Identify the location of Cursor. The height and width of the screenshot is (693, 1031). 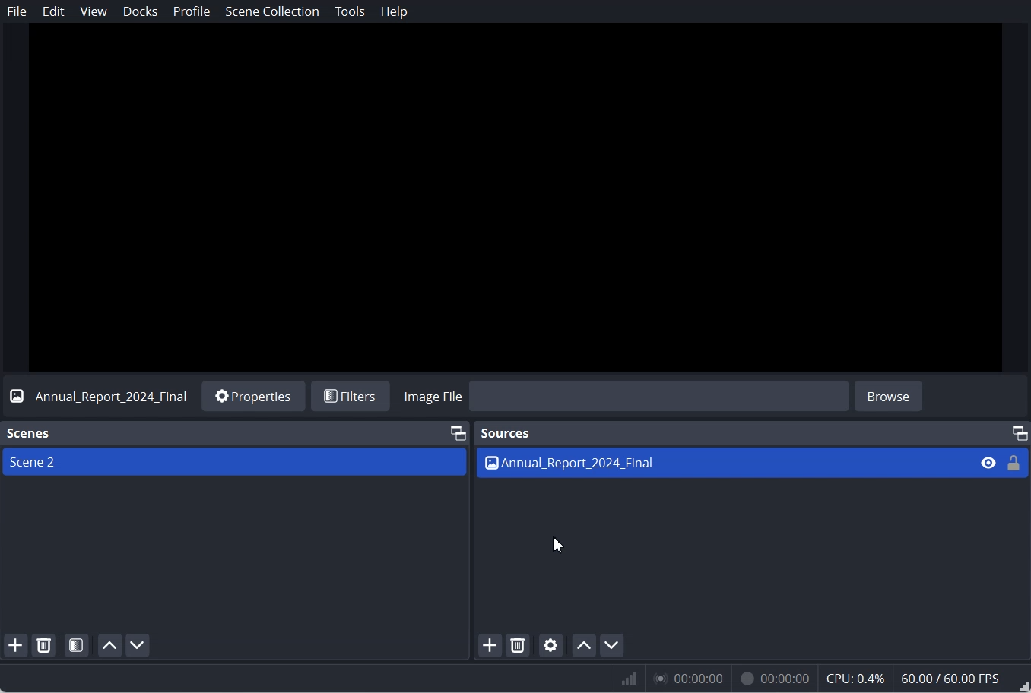
(558, 543).